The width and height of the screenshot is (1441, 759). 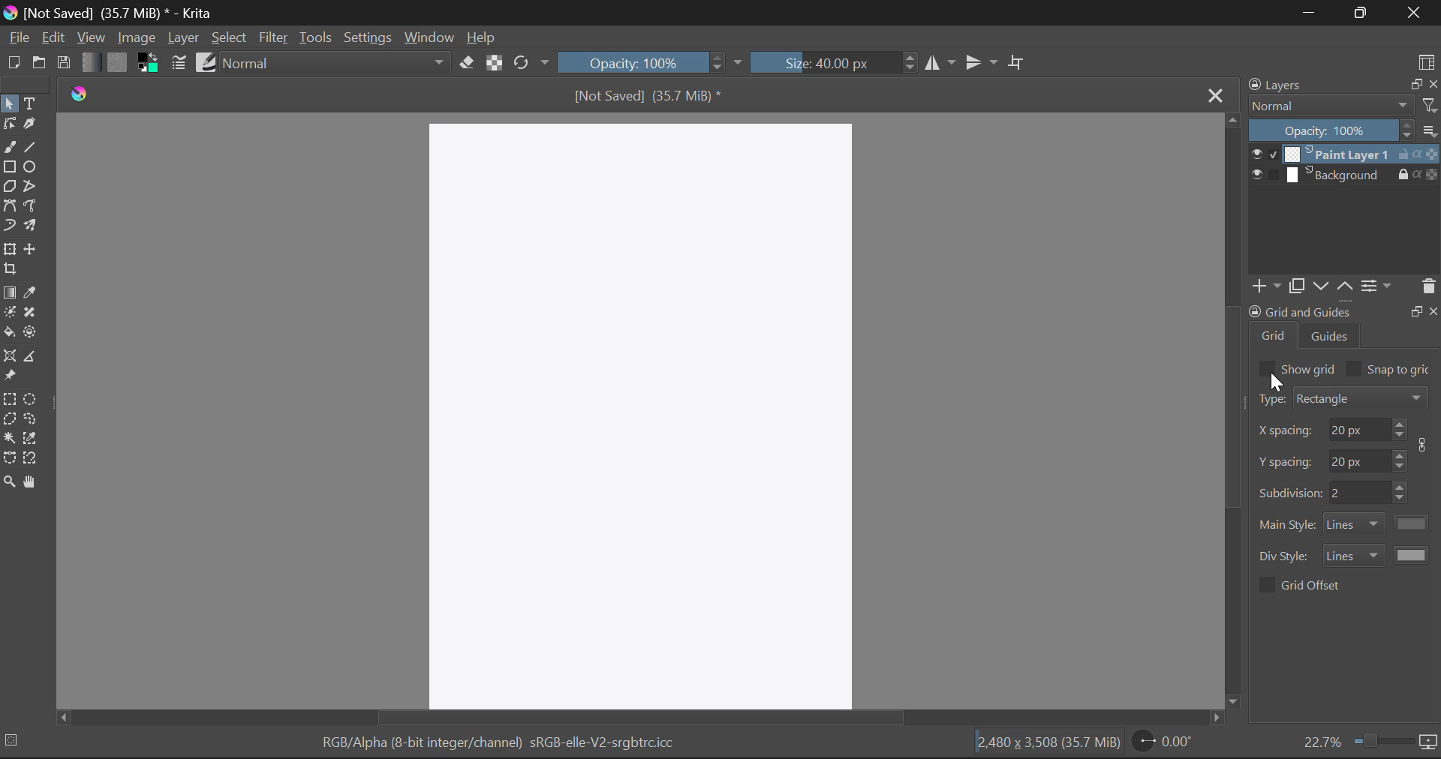 What do you see at coordinates (11, 187) in the screenshot?
I see `Polygon` at bounding box center [11, 187].